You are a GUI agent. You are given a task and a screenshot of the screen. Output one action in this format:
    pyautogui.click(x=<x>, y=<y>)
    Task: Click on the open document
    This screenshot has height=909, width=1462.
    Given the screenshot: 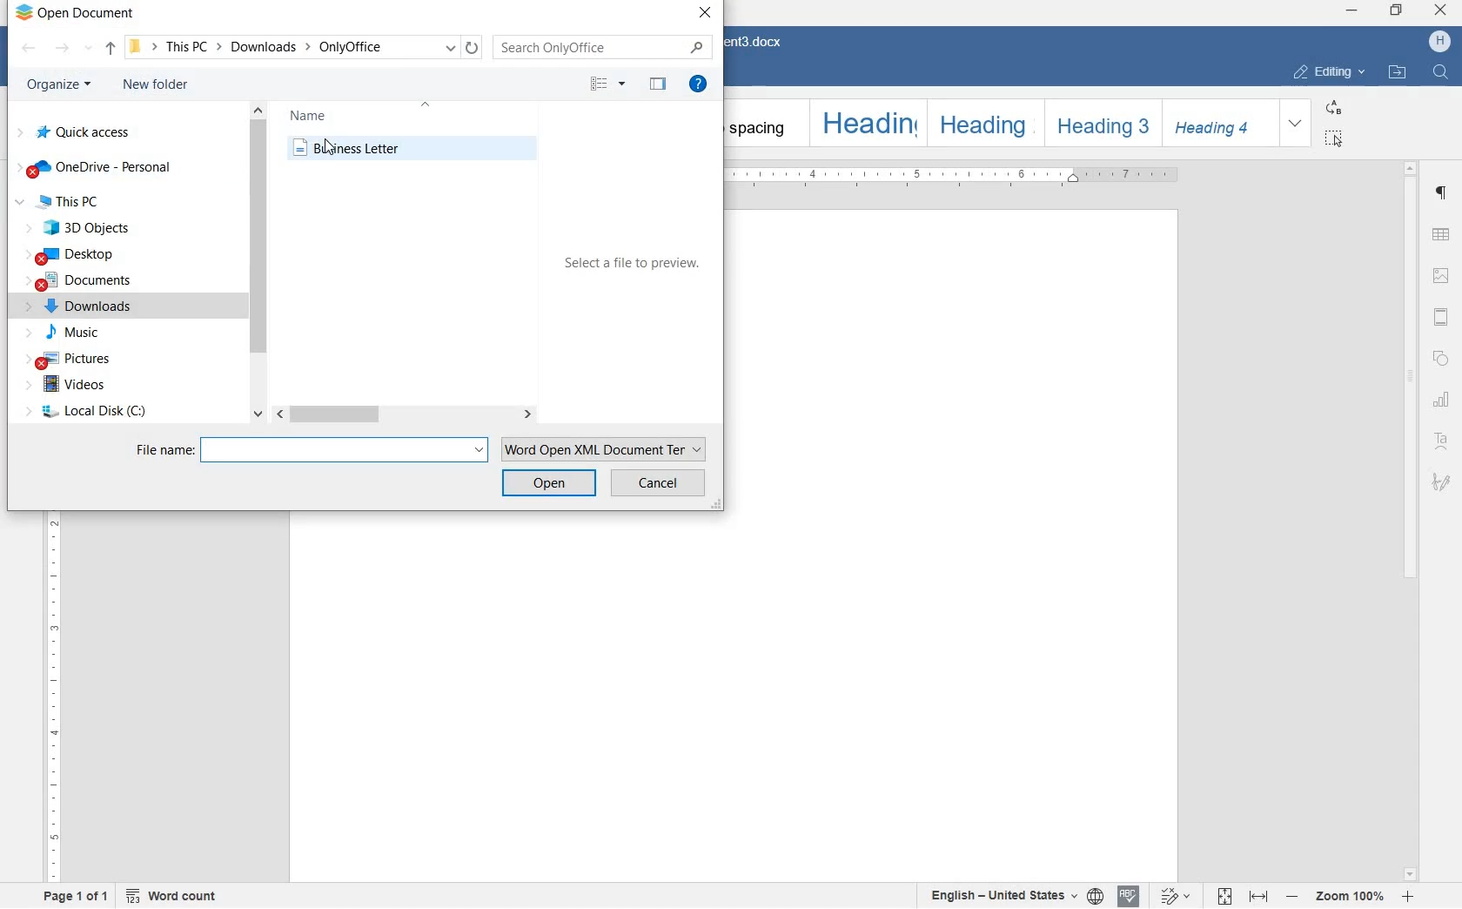 What is the action you would take?
    pyautogui.click(x=80, y=16)
    